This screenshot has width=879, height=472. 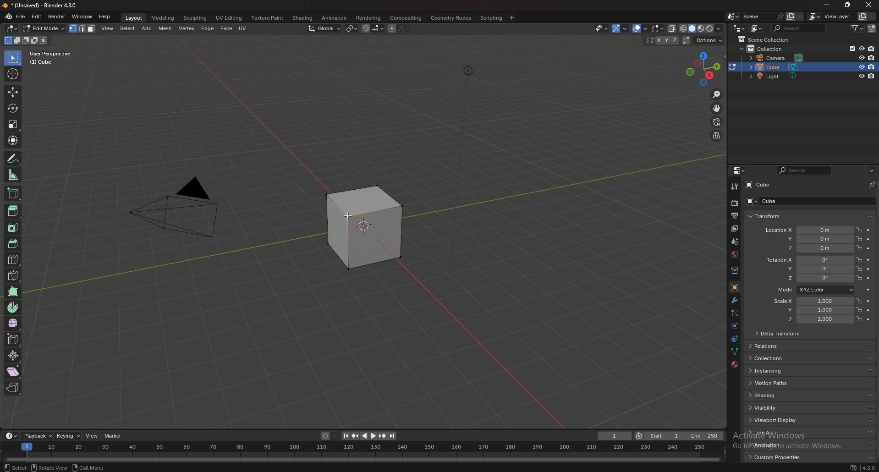 I want to click on motion paths, so click(x=784, y=383).